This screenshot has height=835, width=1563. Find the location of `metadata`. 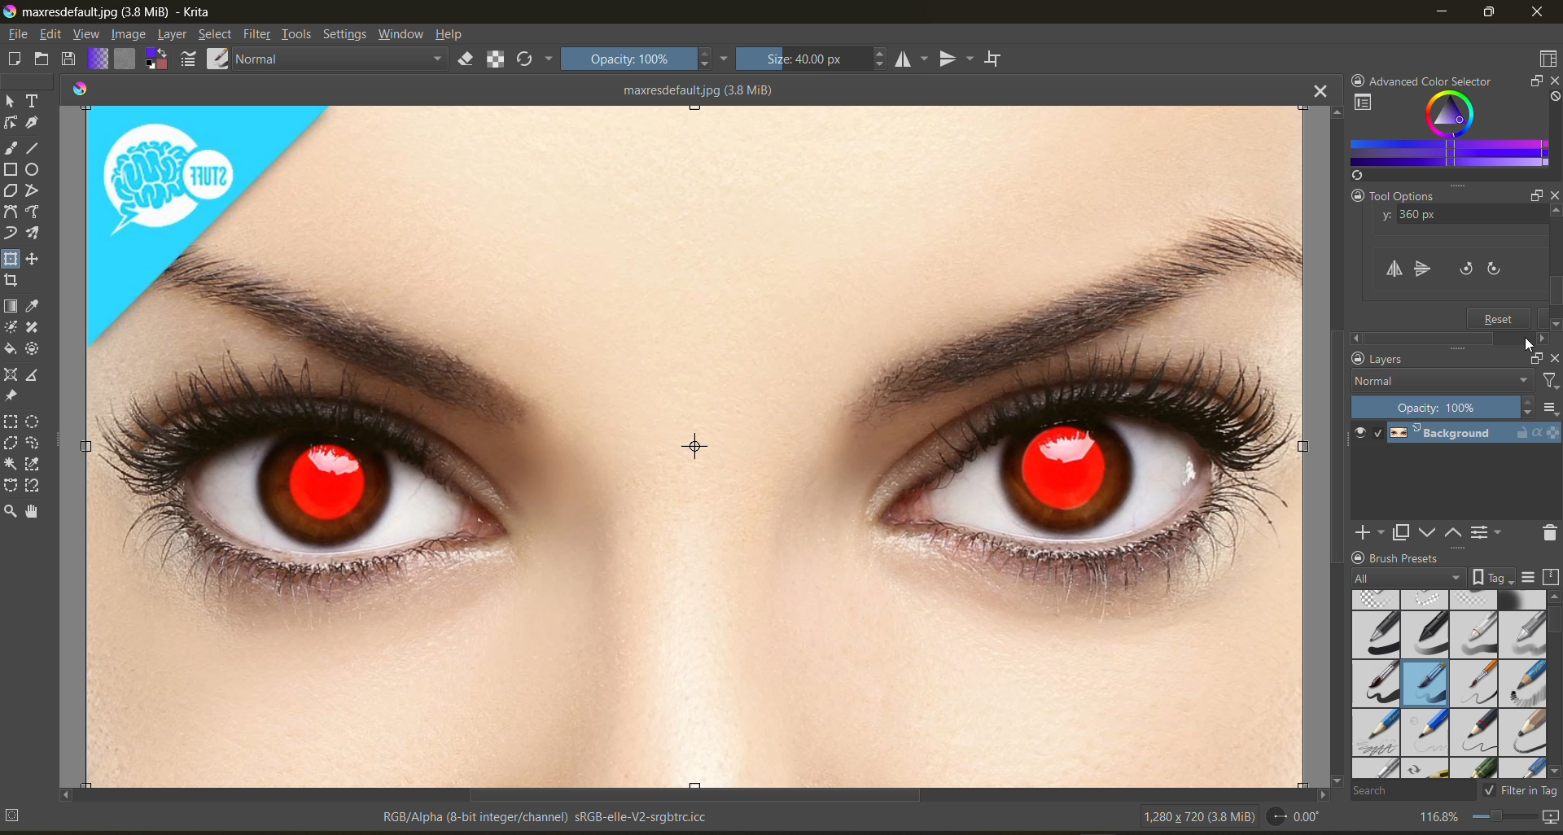

metadata is located at coordinates (361, 816).